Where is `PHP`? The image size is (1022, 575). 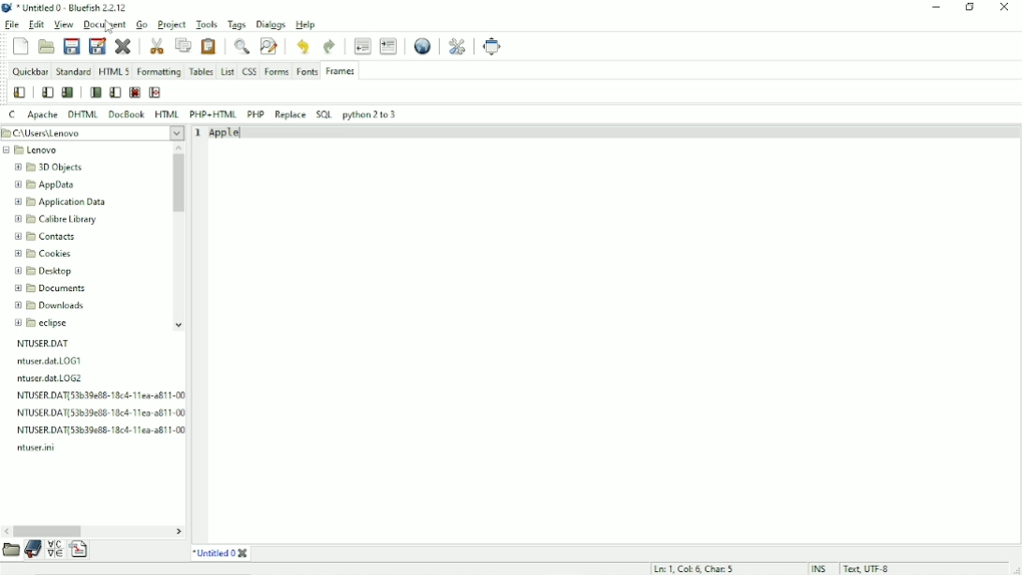
PHP is located at coordinates (255, 113).